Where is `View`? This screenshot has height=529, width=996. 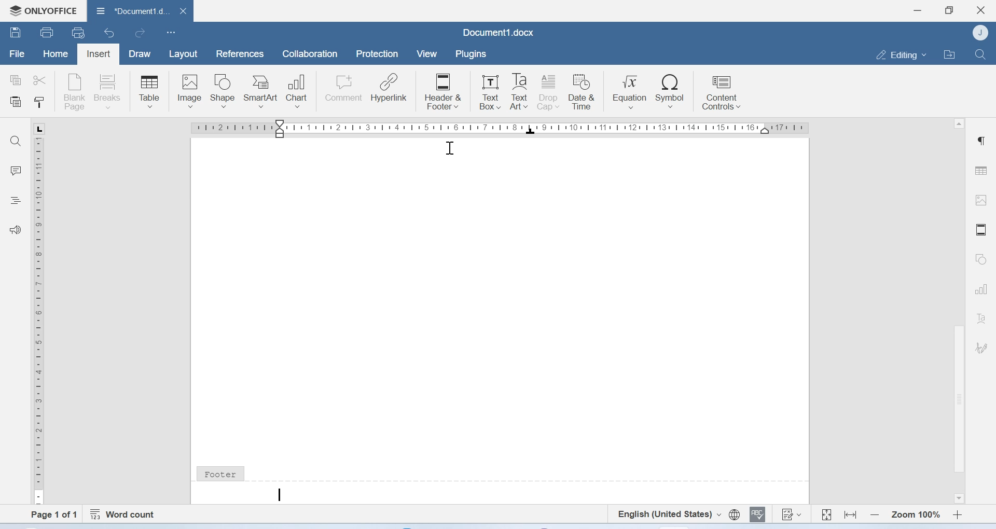
View is located at coordinates (428, 54).